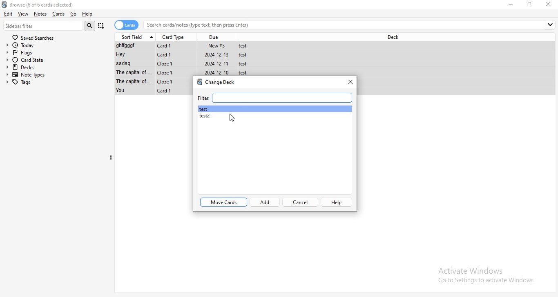  Describe the element at coordinates (33, 37) in the screenshot. I see `saved searches` at that location.